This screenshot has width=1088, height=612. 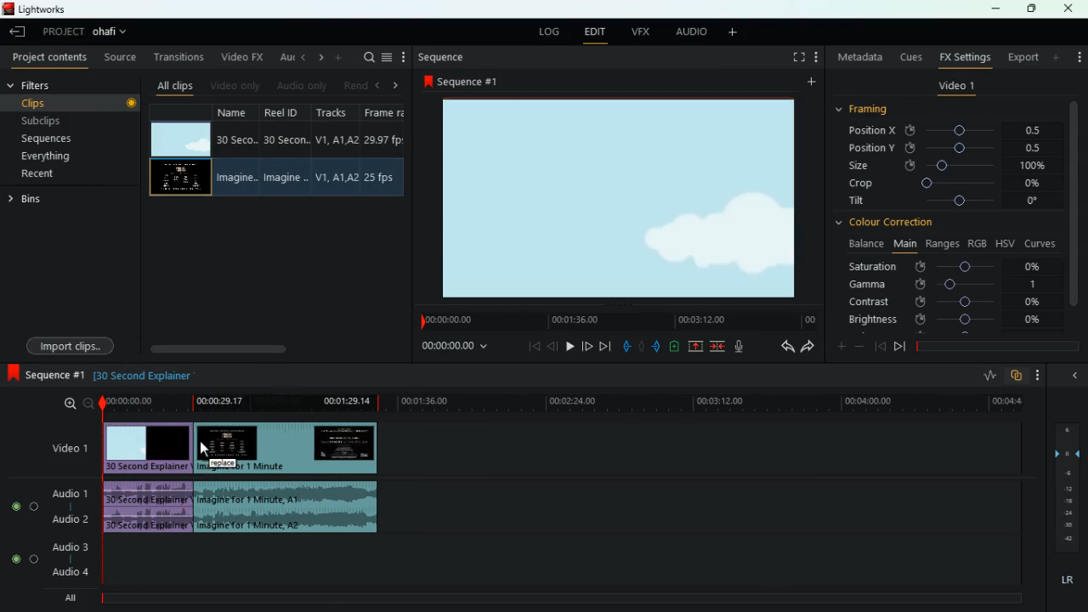 What do you see at coordinates (47, 376) in the screenshot?
I see `sequence` at bounding box center [47, 376].